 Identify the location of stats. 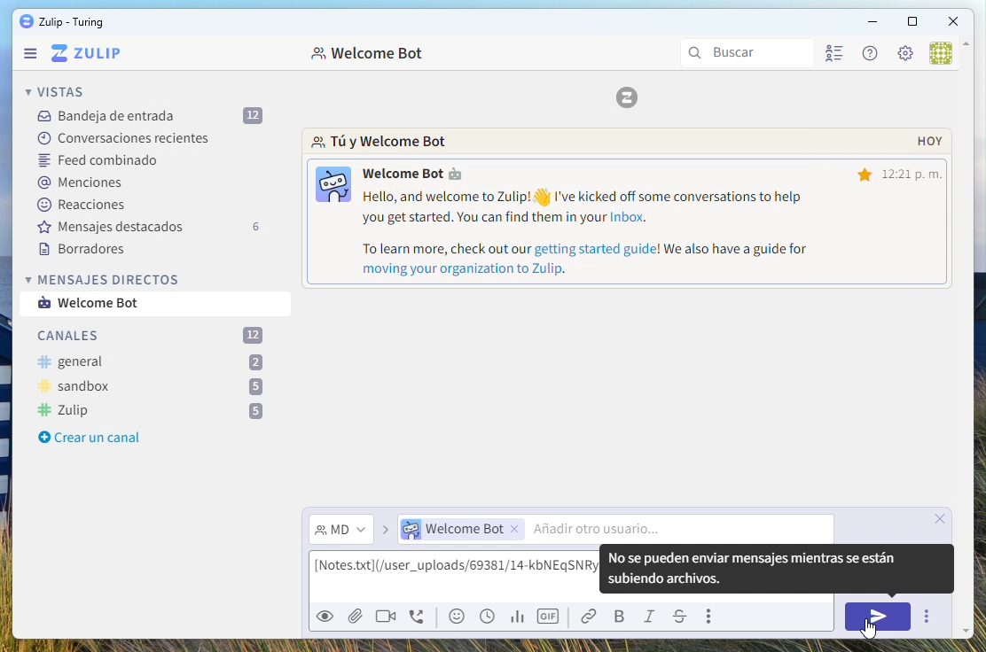
(516, 617).